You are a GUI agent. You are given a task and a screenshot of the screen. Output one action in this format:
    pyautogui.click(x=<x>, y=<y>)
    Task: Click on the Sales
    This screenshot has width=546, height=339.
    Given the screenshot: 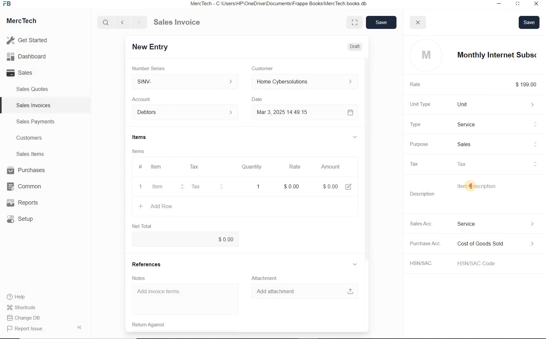 What is the action you would take?
    pyautogui.click(x=29, y=73)
    